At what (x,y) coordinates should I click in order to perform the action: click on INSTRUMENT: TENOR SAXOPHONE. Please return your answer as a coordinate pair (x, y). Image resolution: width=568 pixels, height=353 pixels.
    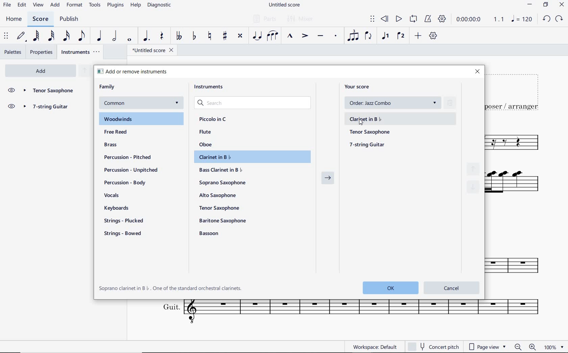
    Looking at the image, I should click on (517, 143).